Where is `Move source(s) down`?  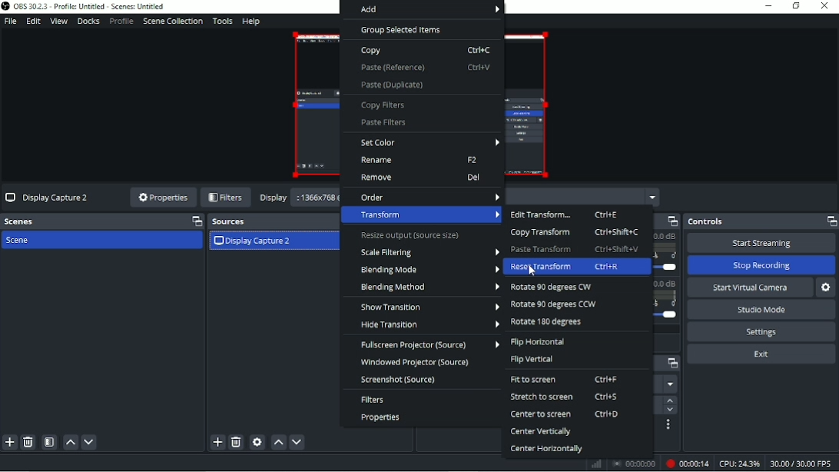
Move source(s) down is located at coordinates (297, 443).